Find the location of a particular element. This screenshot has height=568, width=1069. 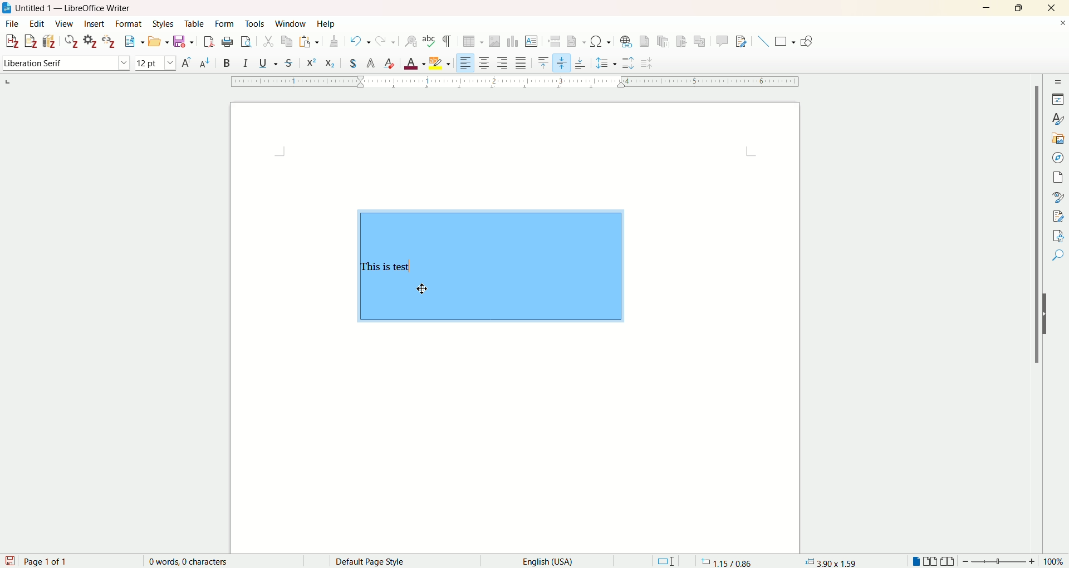

toggle formatting is located at coordinates (447, 41).